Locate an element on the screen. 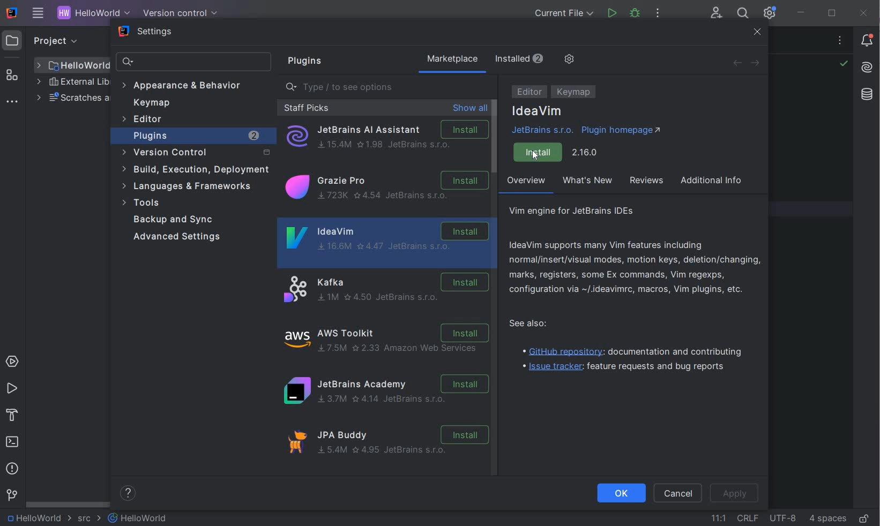 This screenshot has width=880, height=526. DEBUG is located at coordinates (637, 15).